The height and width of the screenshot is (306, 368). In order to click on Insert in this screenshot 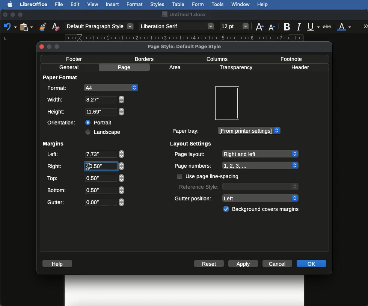, I will do `click(113, 4)`.